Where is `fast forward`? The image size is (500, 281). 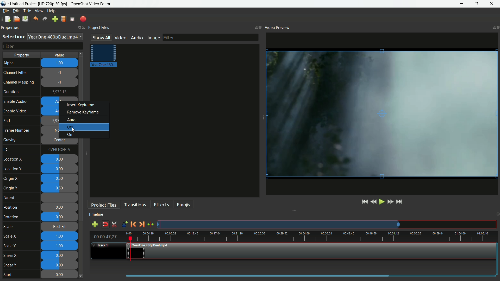
fast forward is located at coordinates (378, 202).